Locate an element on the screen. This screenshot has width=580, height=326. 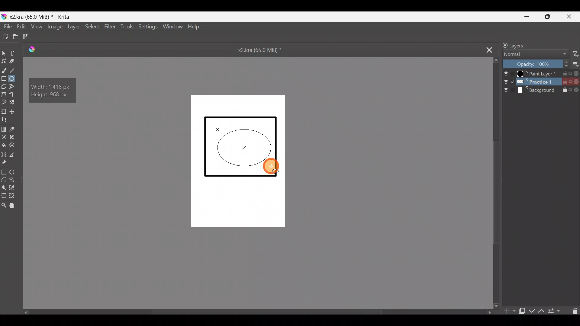
Paint Layer 1 is located at coordinates (541, 73).